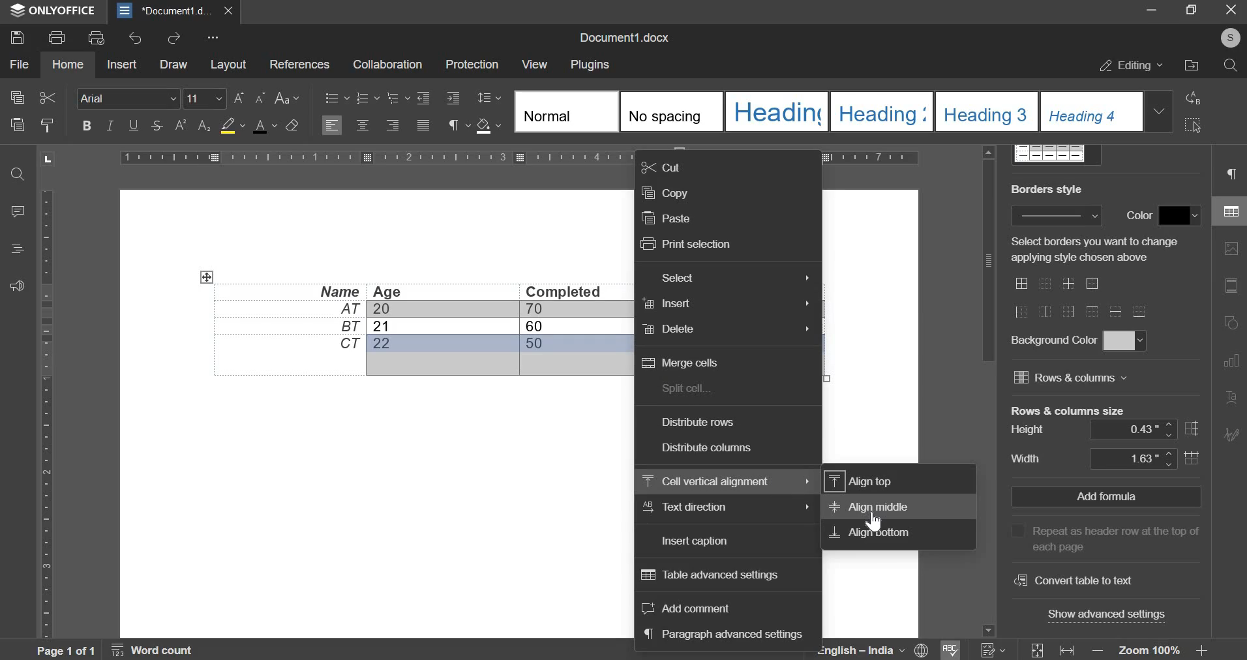  I want to click on style selection, so click(844, 112).